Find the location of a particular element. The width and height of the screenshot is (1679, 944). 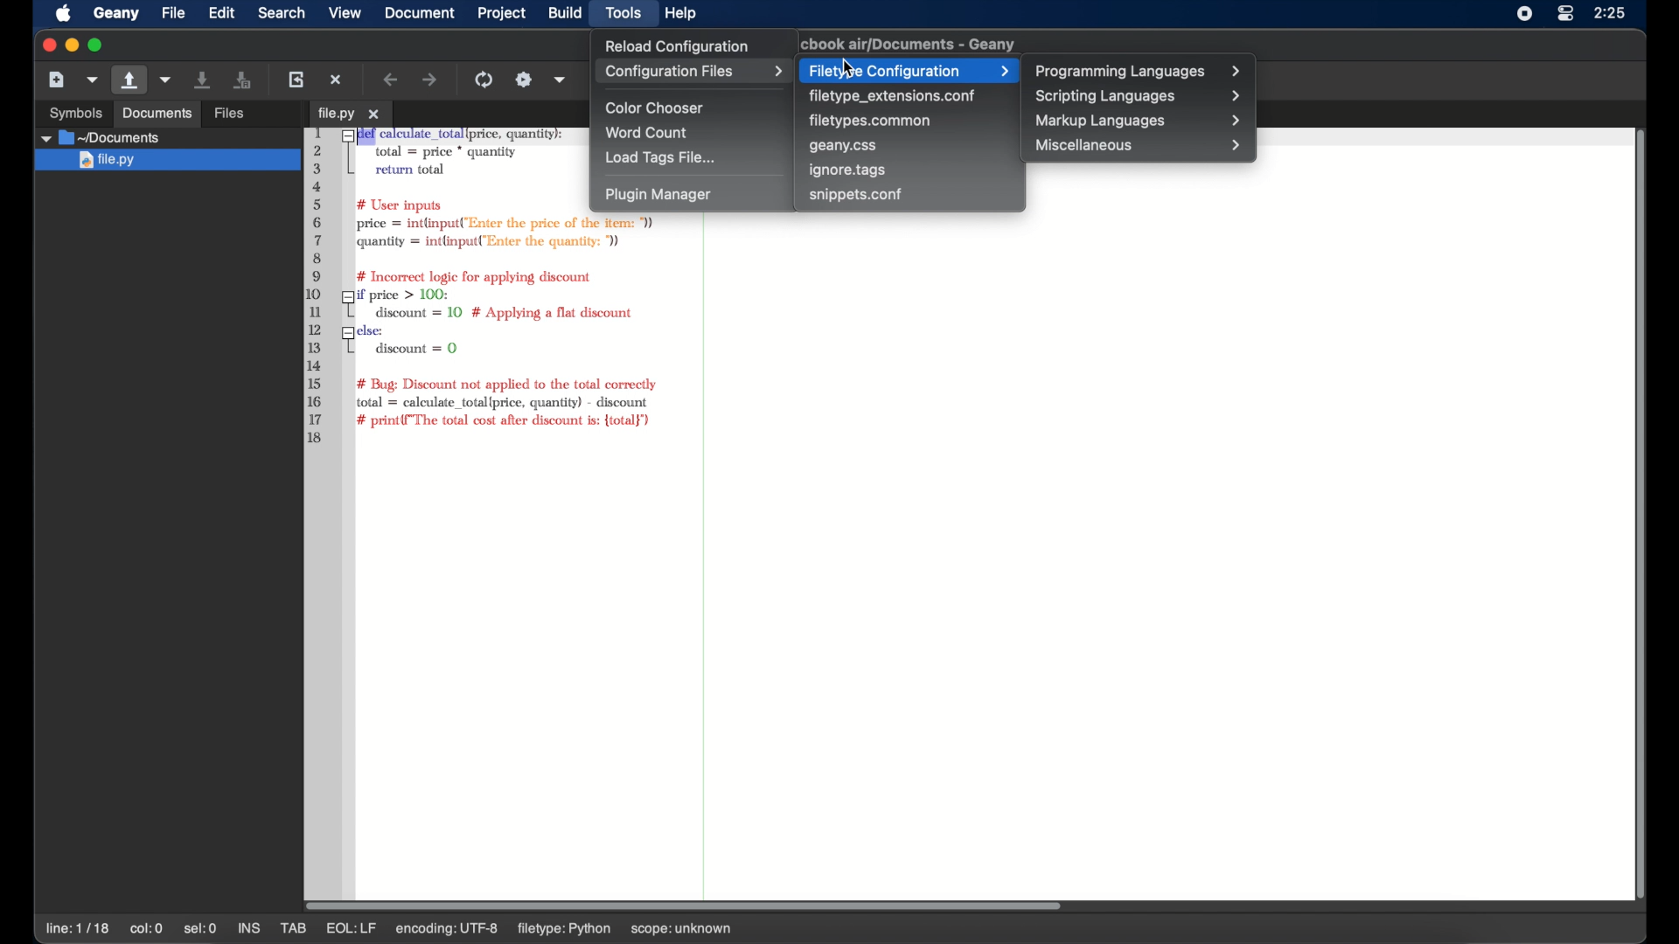

reload current file from disk is located at coordinates (296, 79).